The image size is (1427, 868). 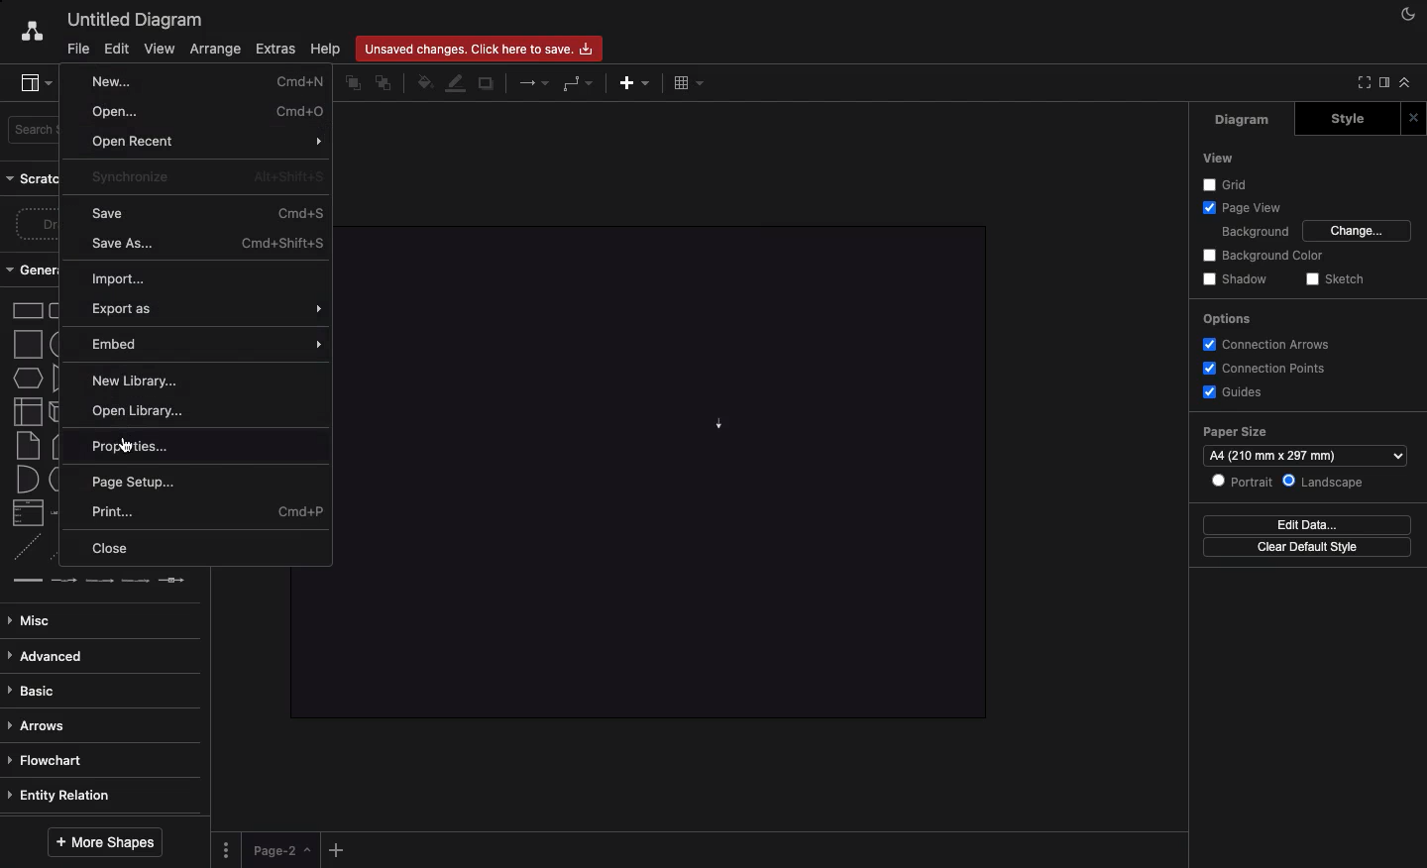 What do you see at coordinates (1301, 433) in the screenshot?
I see `Paper size` at bounding box center [1301, 433].